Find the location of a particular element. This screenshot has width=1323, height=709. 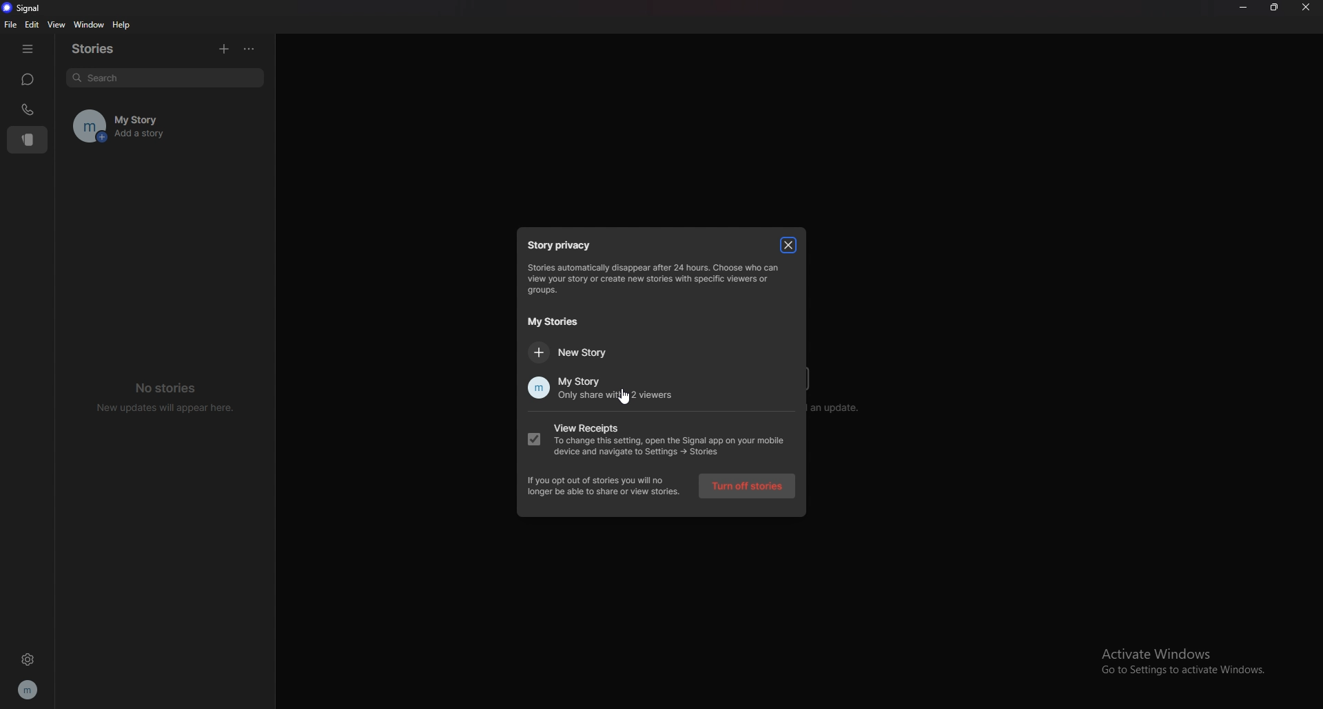

chats is located at coordinates (28, 80).